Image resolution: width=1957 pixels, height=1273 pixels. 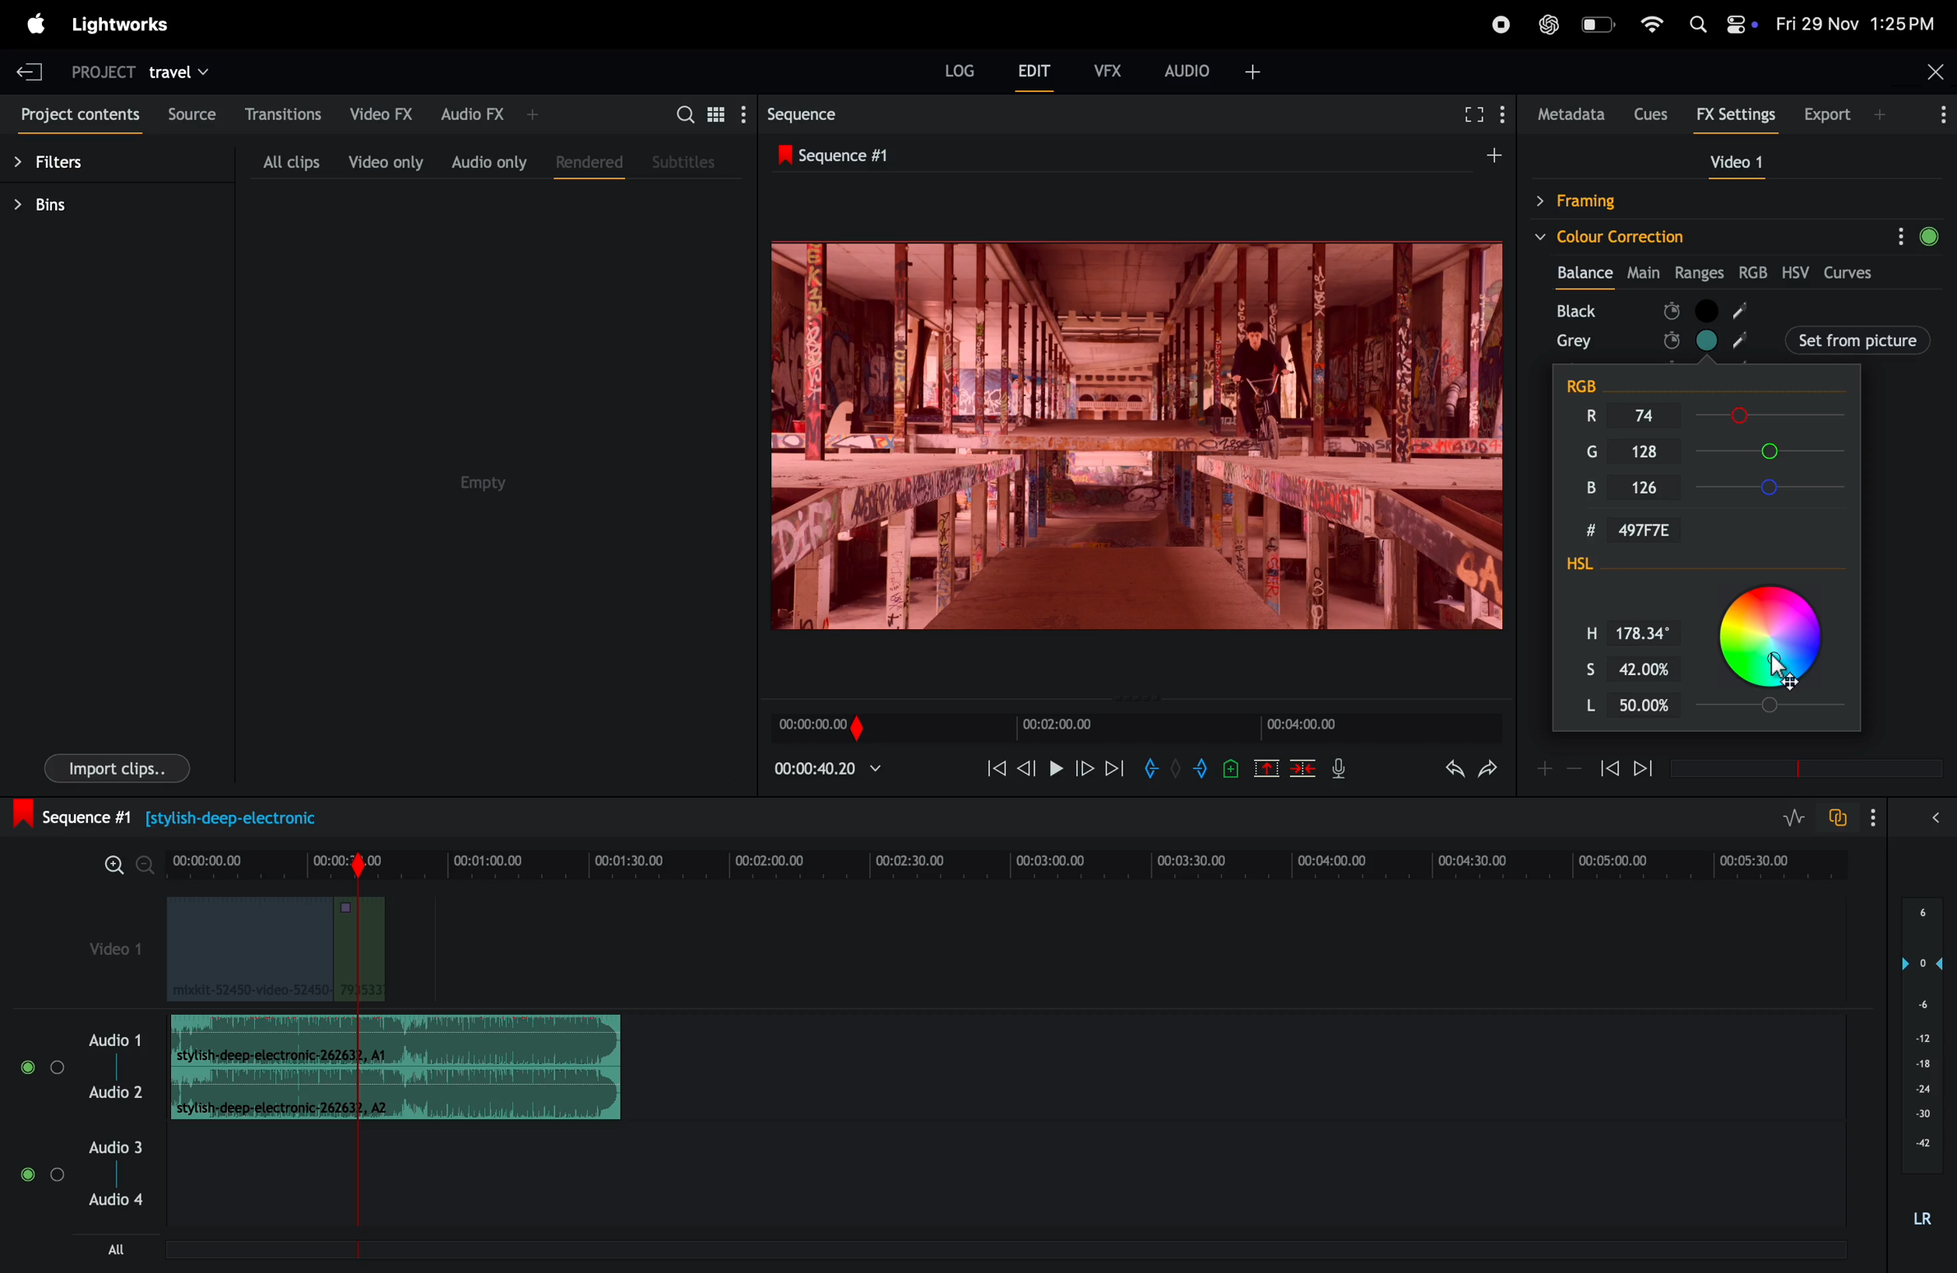 I want to click on show menu, so click(x=1505, y=107).